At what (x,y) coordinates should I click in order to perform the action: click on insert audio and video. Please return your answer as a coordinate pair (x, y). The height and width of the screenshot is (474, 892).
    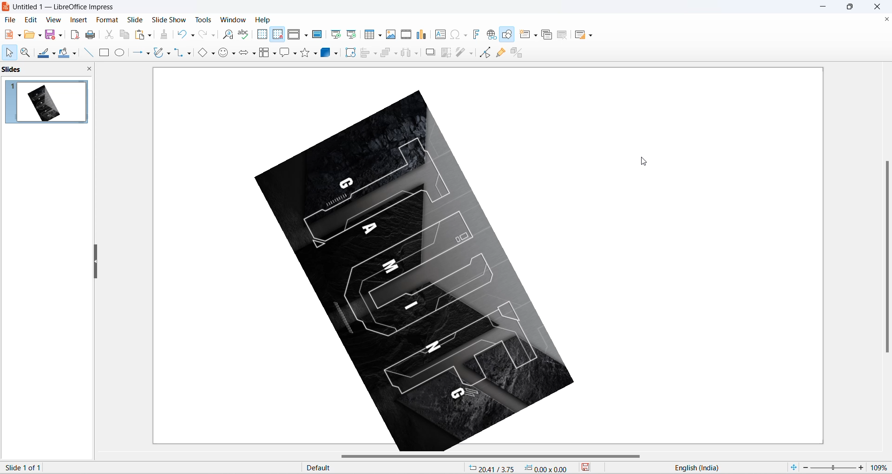
    Looking at the image, I should click on (405, 34).